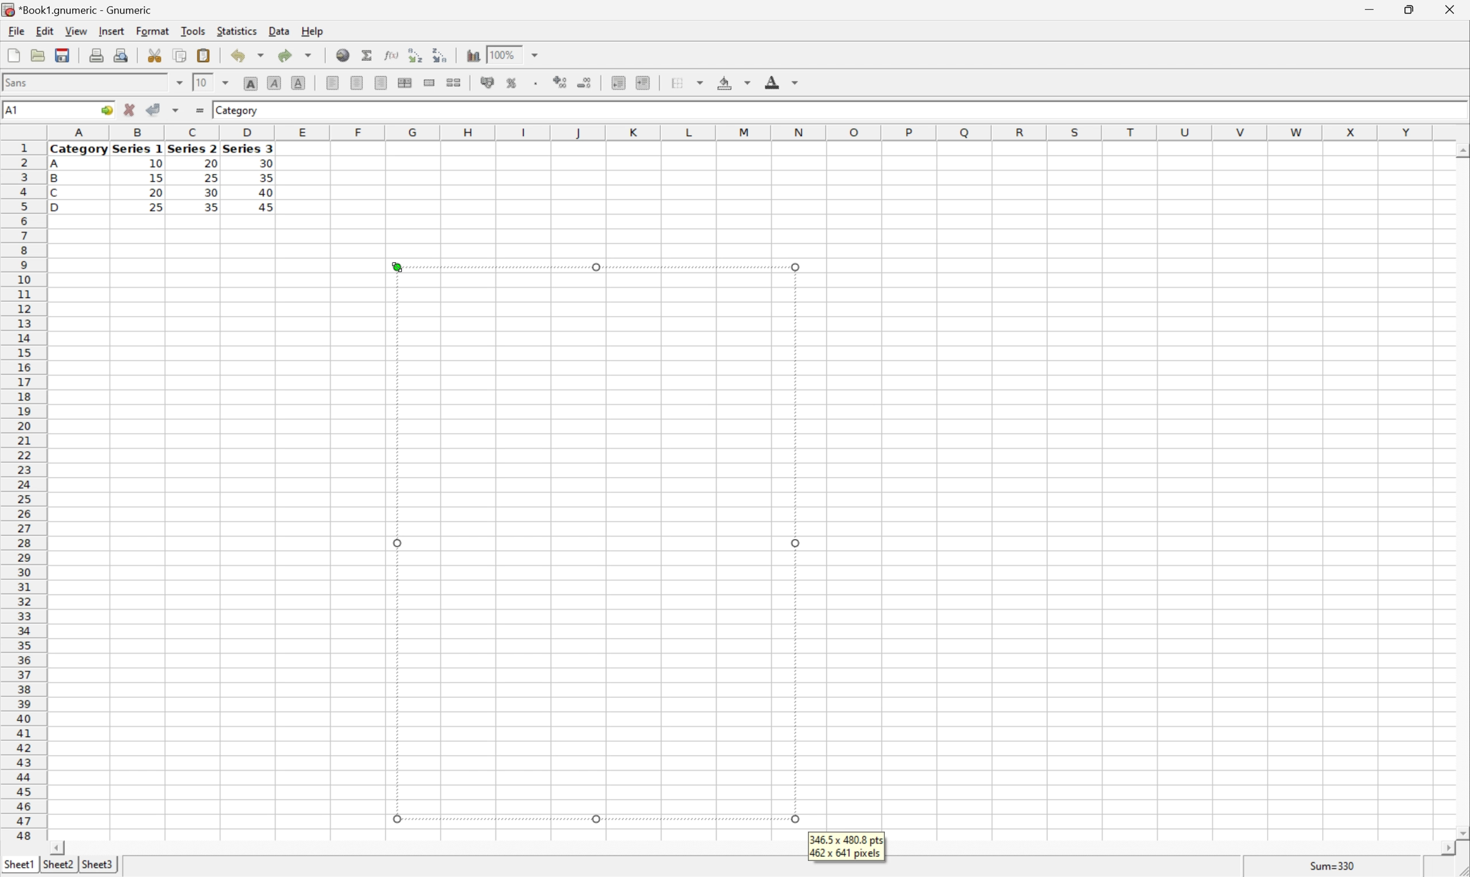 This screenshot has width=1470, height=877. What do you see at coordinates (1403, 9) in the screenshot?
I see `Restore Down` at bounding box center [1403, 9].